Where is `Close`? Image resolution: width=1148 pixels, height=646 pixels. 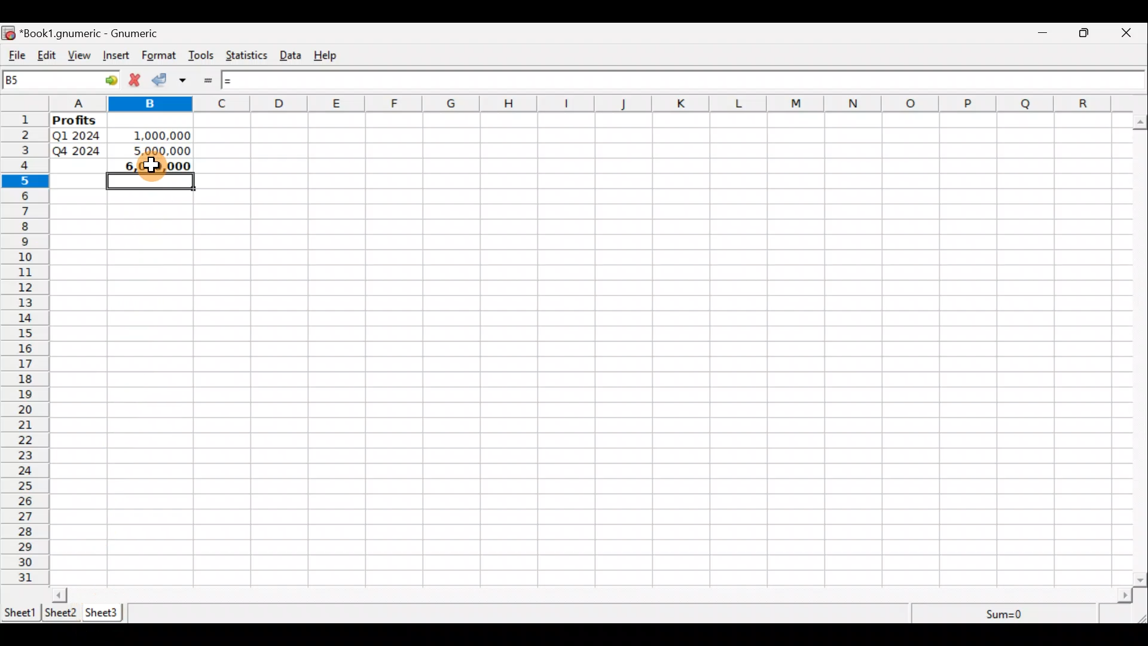
Close is located at coordinates (1131, 33).